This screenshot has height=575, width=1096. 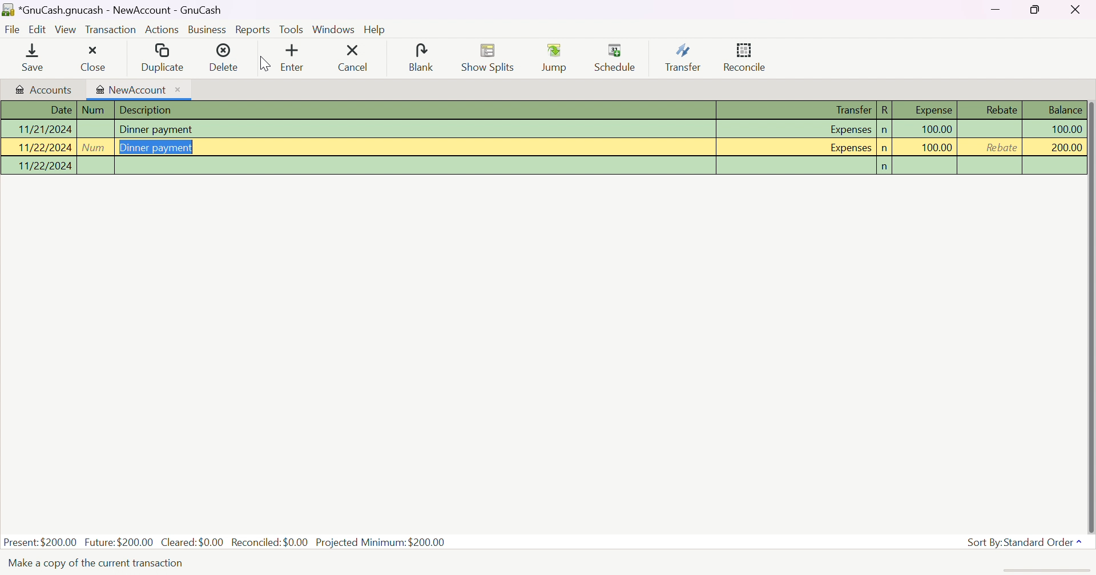 I want to click on *GnuCash.gnucash - NewAccount - GnuCash, so click(x=123, y=10).